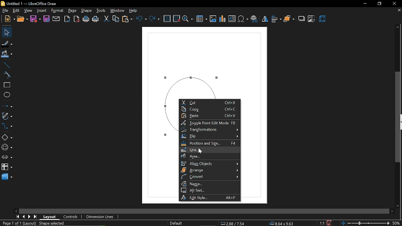 Image resolution: width=402 pixels, height=226 pixels. What do you see at coordinates (24, 217) in the screenshot?
I see `previous page` at bounding box center [24, 217].